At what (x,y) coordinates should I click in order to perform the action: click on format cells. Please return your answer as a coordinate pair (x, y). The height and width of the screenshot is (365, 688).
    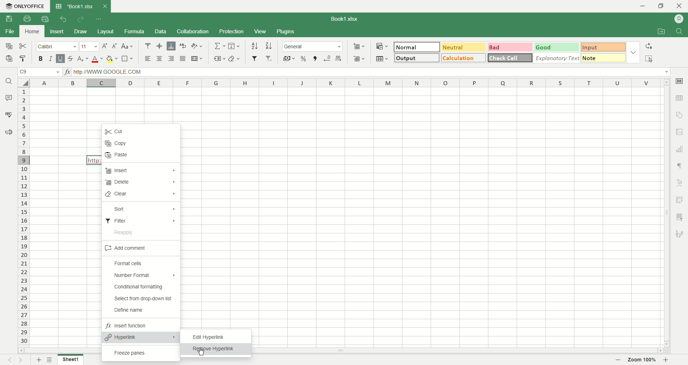
    Looking at the image, I should click on (132, 262).